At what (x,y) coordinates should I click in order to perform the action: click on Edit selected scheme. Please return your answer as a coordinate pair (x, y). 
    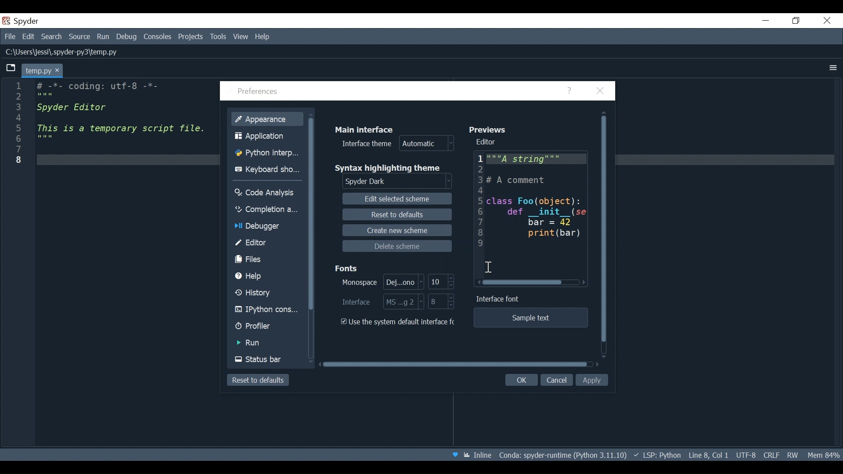
    Looking at the image, I should click on (399, 199).